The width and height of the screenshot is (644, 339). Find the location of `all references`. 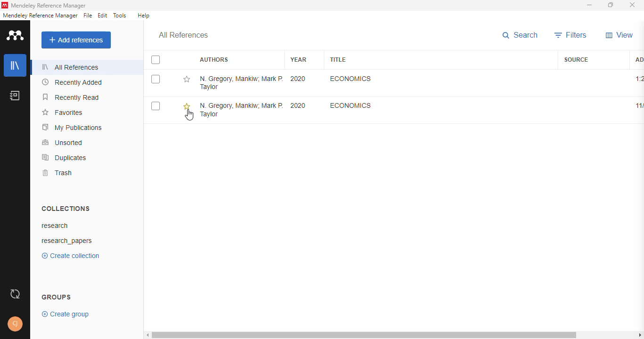

all references is located at coordinates (183, 35).